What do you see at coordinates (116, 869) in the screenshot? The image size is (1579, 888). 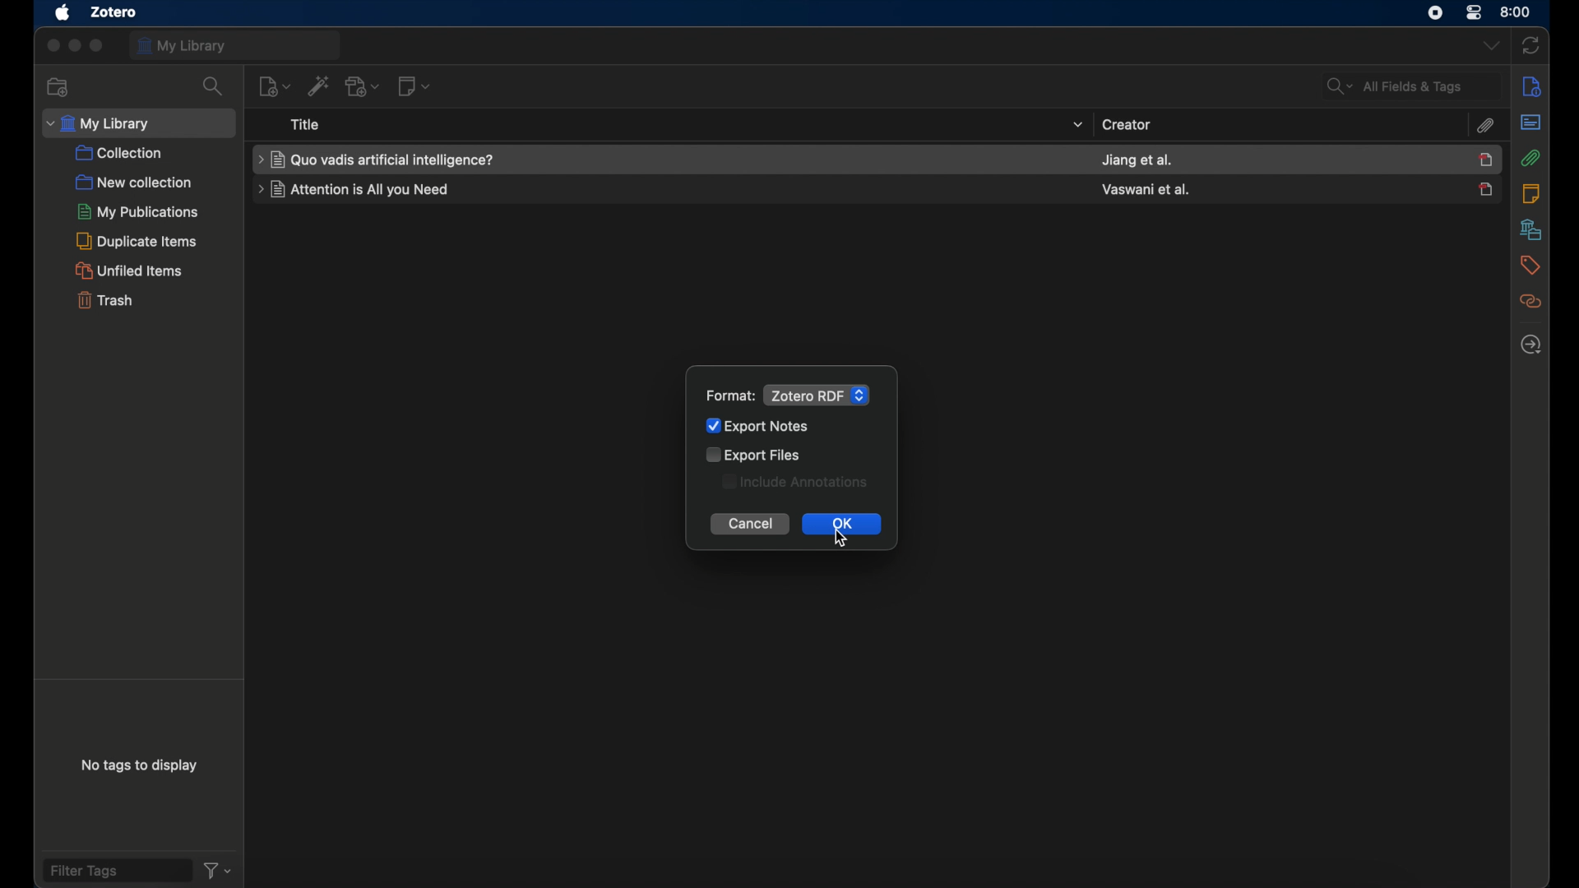 I see `filter tags fields` at bounding box center [116, 869].